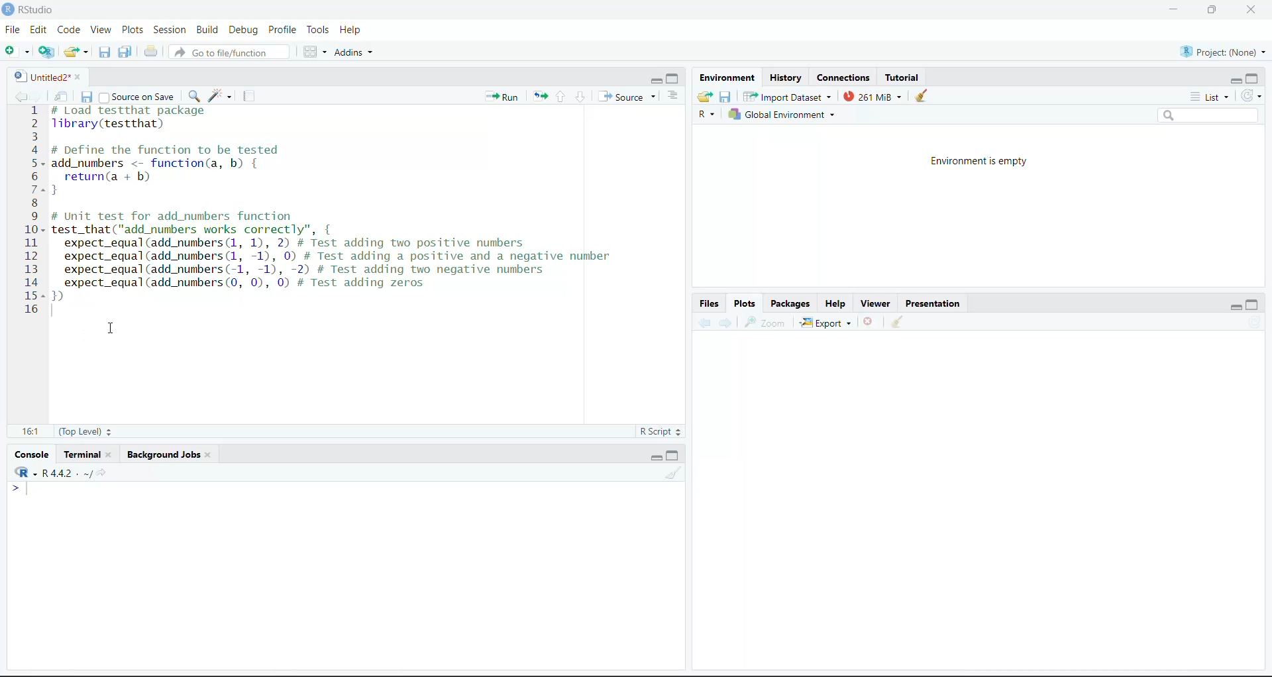 The width and height of the screenshot is (1272, 677). What do you see at coordinates (350, 30) in the screenshot?
I see `Help` at bounding box center [350, 30].